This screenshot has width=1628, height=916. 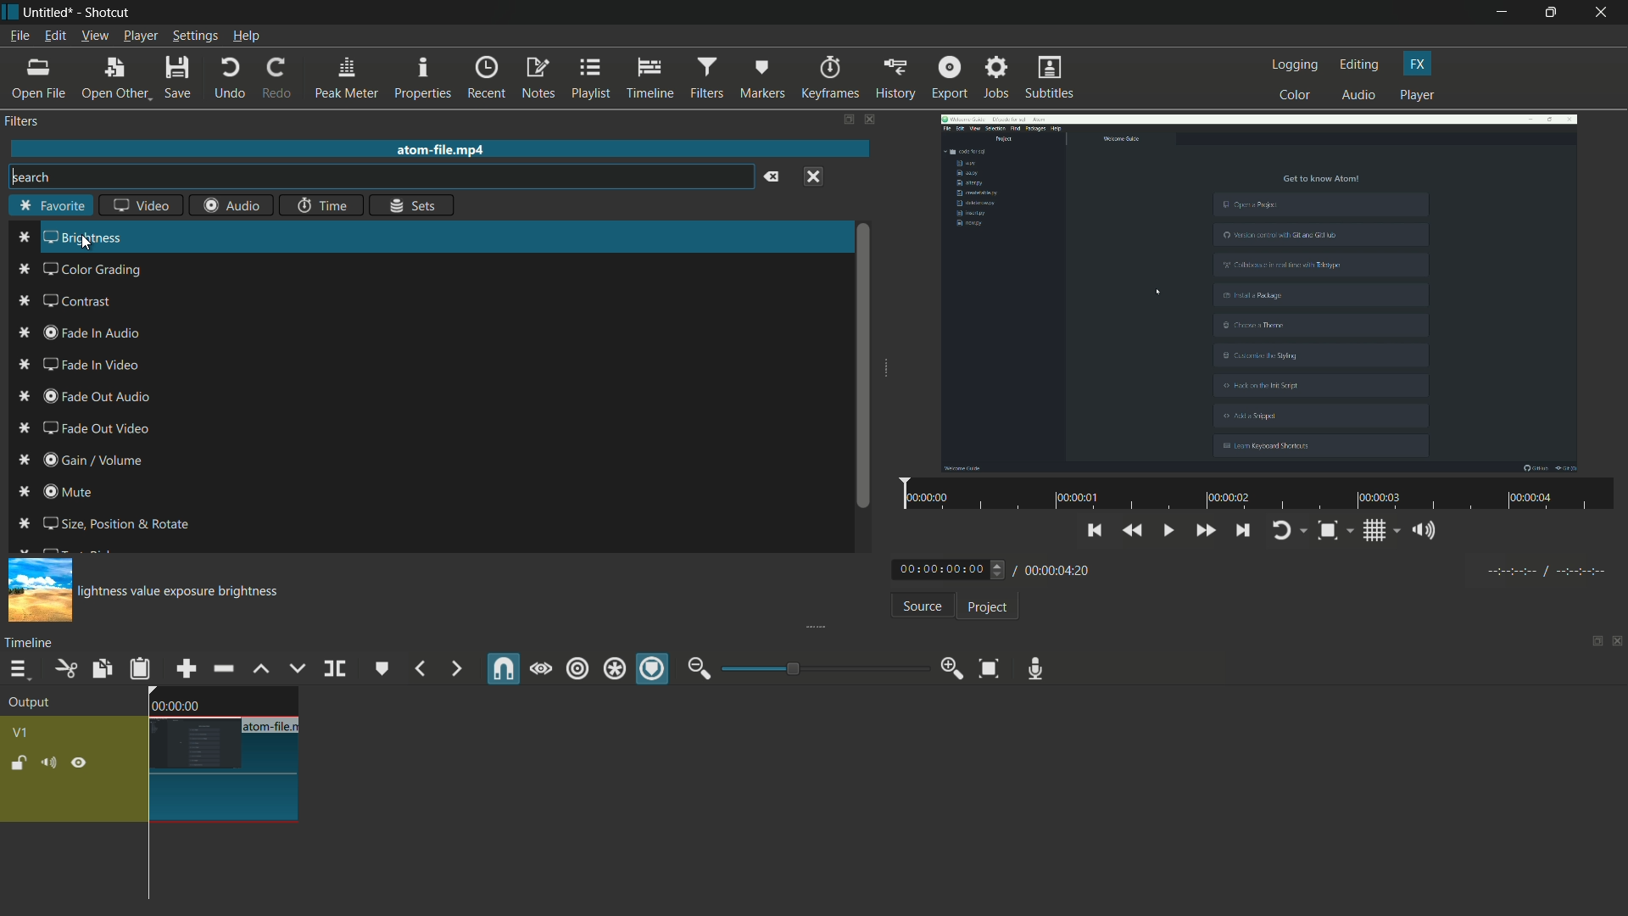 What do you see at coordinates (187, 593) in the screenshot?
I see `lightness value exposure brightness` at bounding box center [187, 593].